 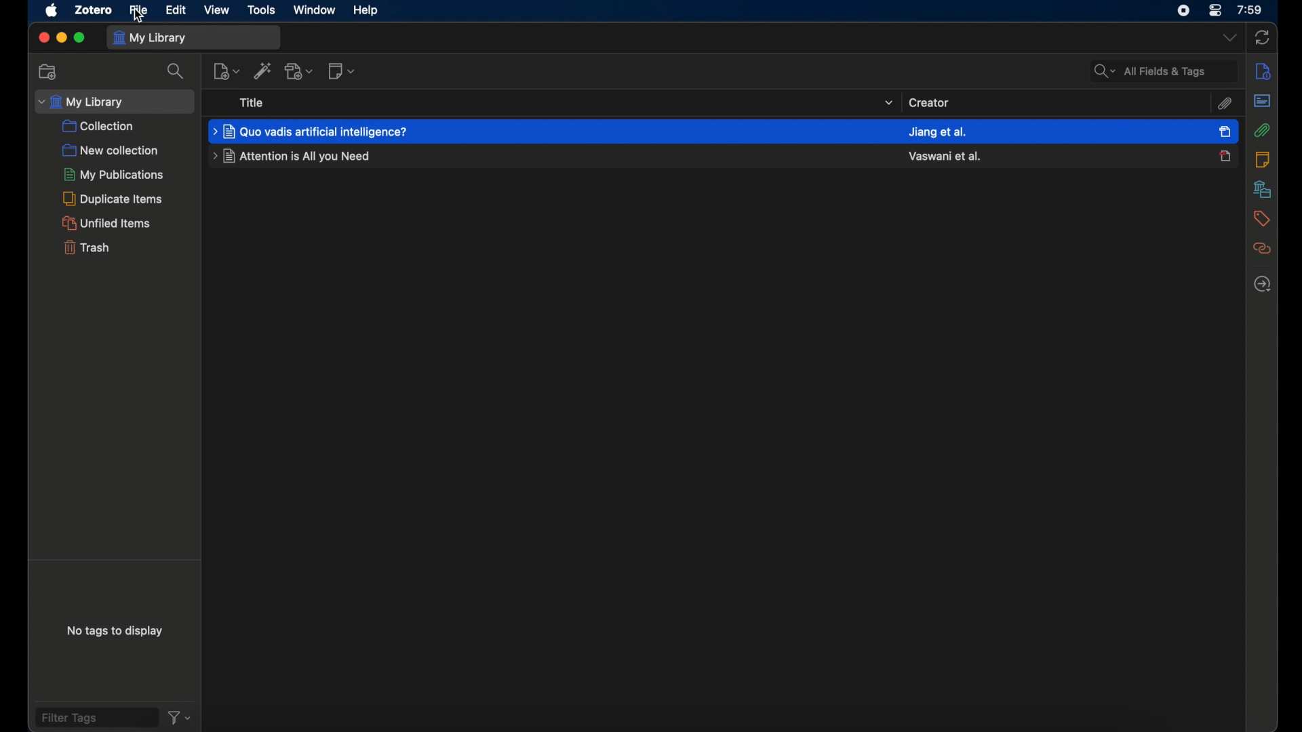 I want to click on zotero, so click(x=92, y=10).